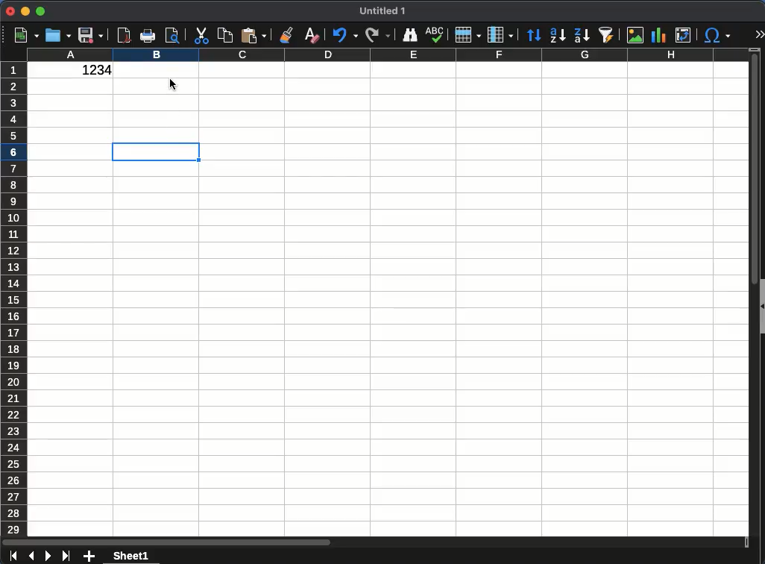 The height and width of the screenshot is (564, 765). What do you see at coordinates (684, 35) in the screenshot?
I see `pivot table` at bounding box center [684, 35].